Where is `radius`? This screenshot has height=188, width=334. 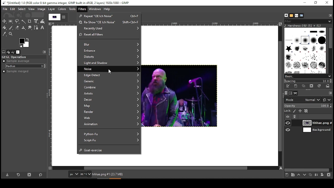
radius is located at coordinates (26, 66).